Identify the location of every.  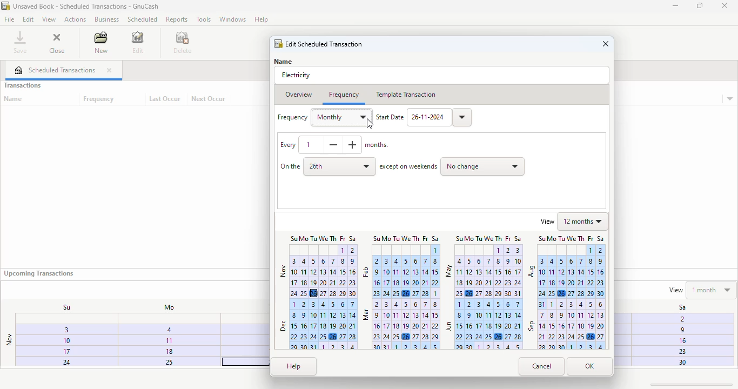
(287, 145).